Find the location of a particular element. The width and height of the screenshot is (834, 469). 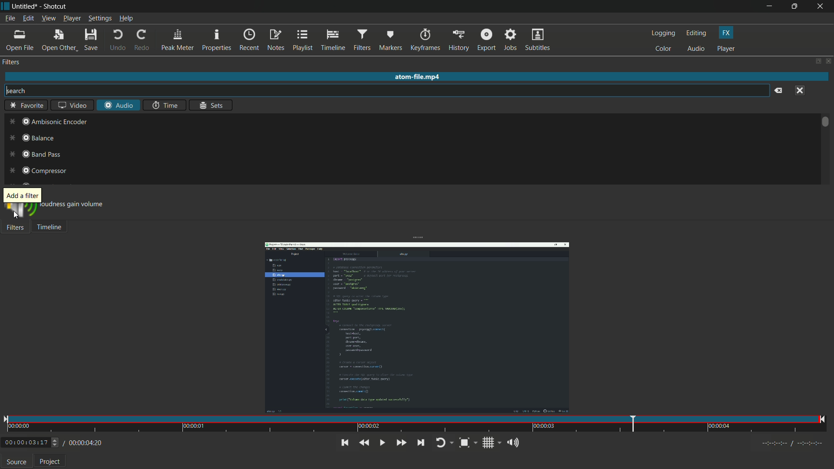

timeline is located at coordinates (332, 40).